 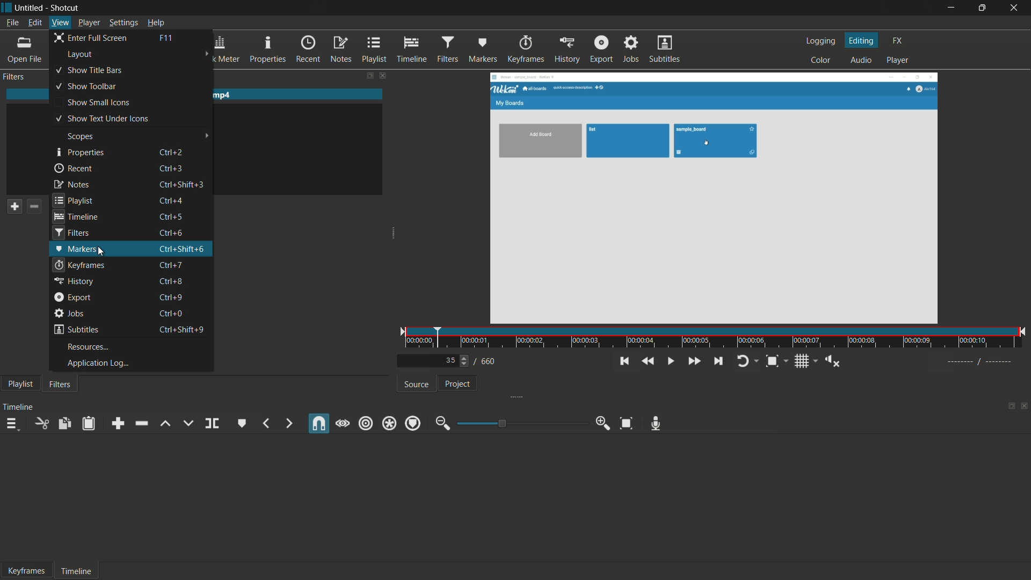 What do you see at coordinates (70, 234) in the screenshot?
I see `filters` at bounding box center [70, 234].